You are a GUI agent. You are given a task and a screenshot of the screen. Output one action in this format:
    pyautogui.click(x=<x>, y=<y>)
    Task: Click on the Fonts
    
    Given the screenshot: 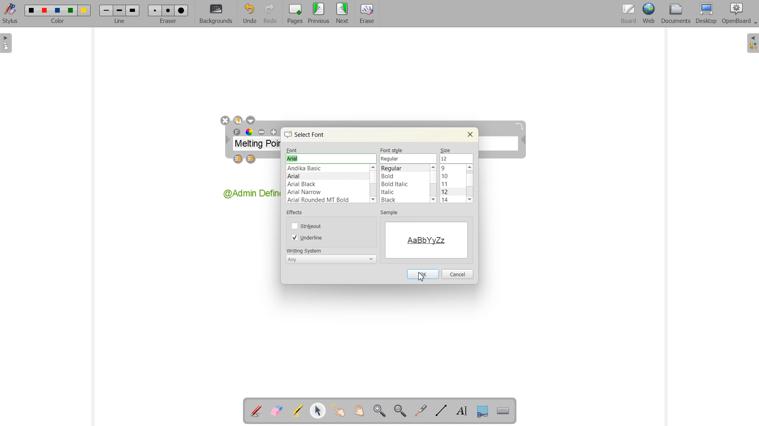 What is the action you would take?
    pyautogui.click(x=327, y=184)
    